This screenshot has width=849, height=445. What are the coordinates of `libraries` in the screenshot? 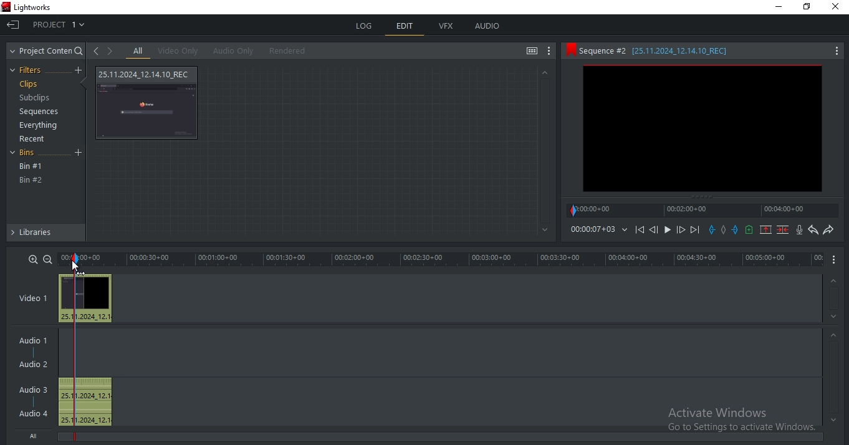 It's located at (45, 235).